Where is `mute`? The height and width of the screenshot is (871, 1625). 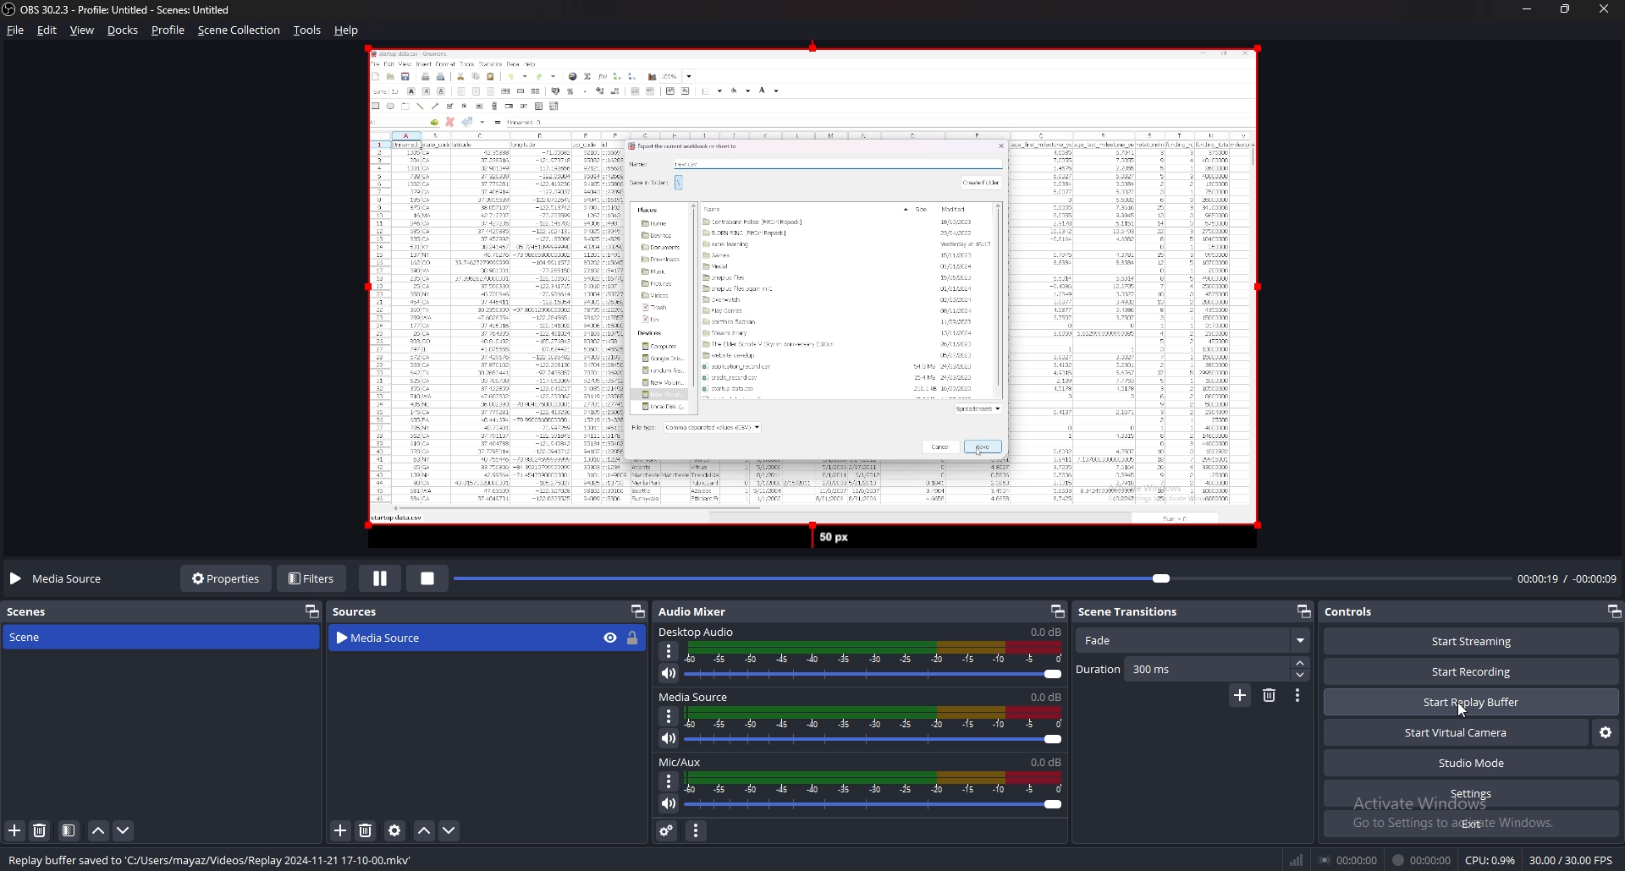
mute is located at coordinates (669, 674).